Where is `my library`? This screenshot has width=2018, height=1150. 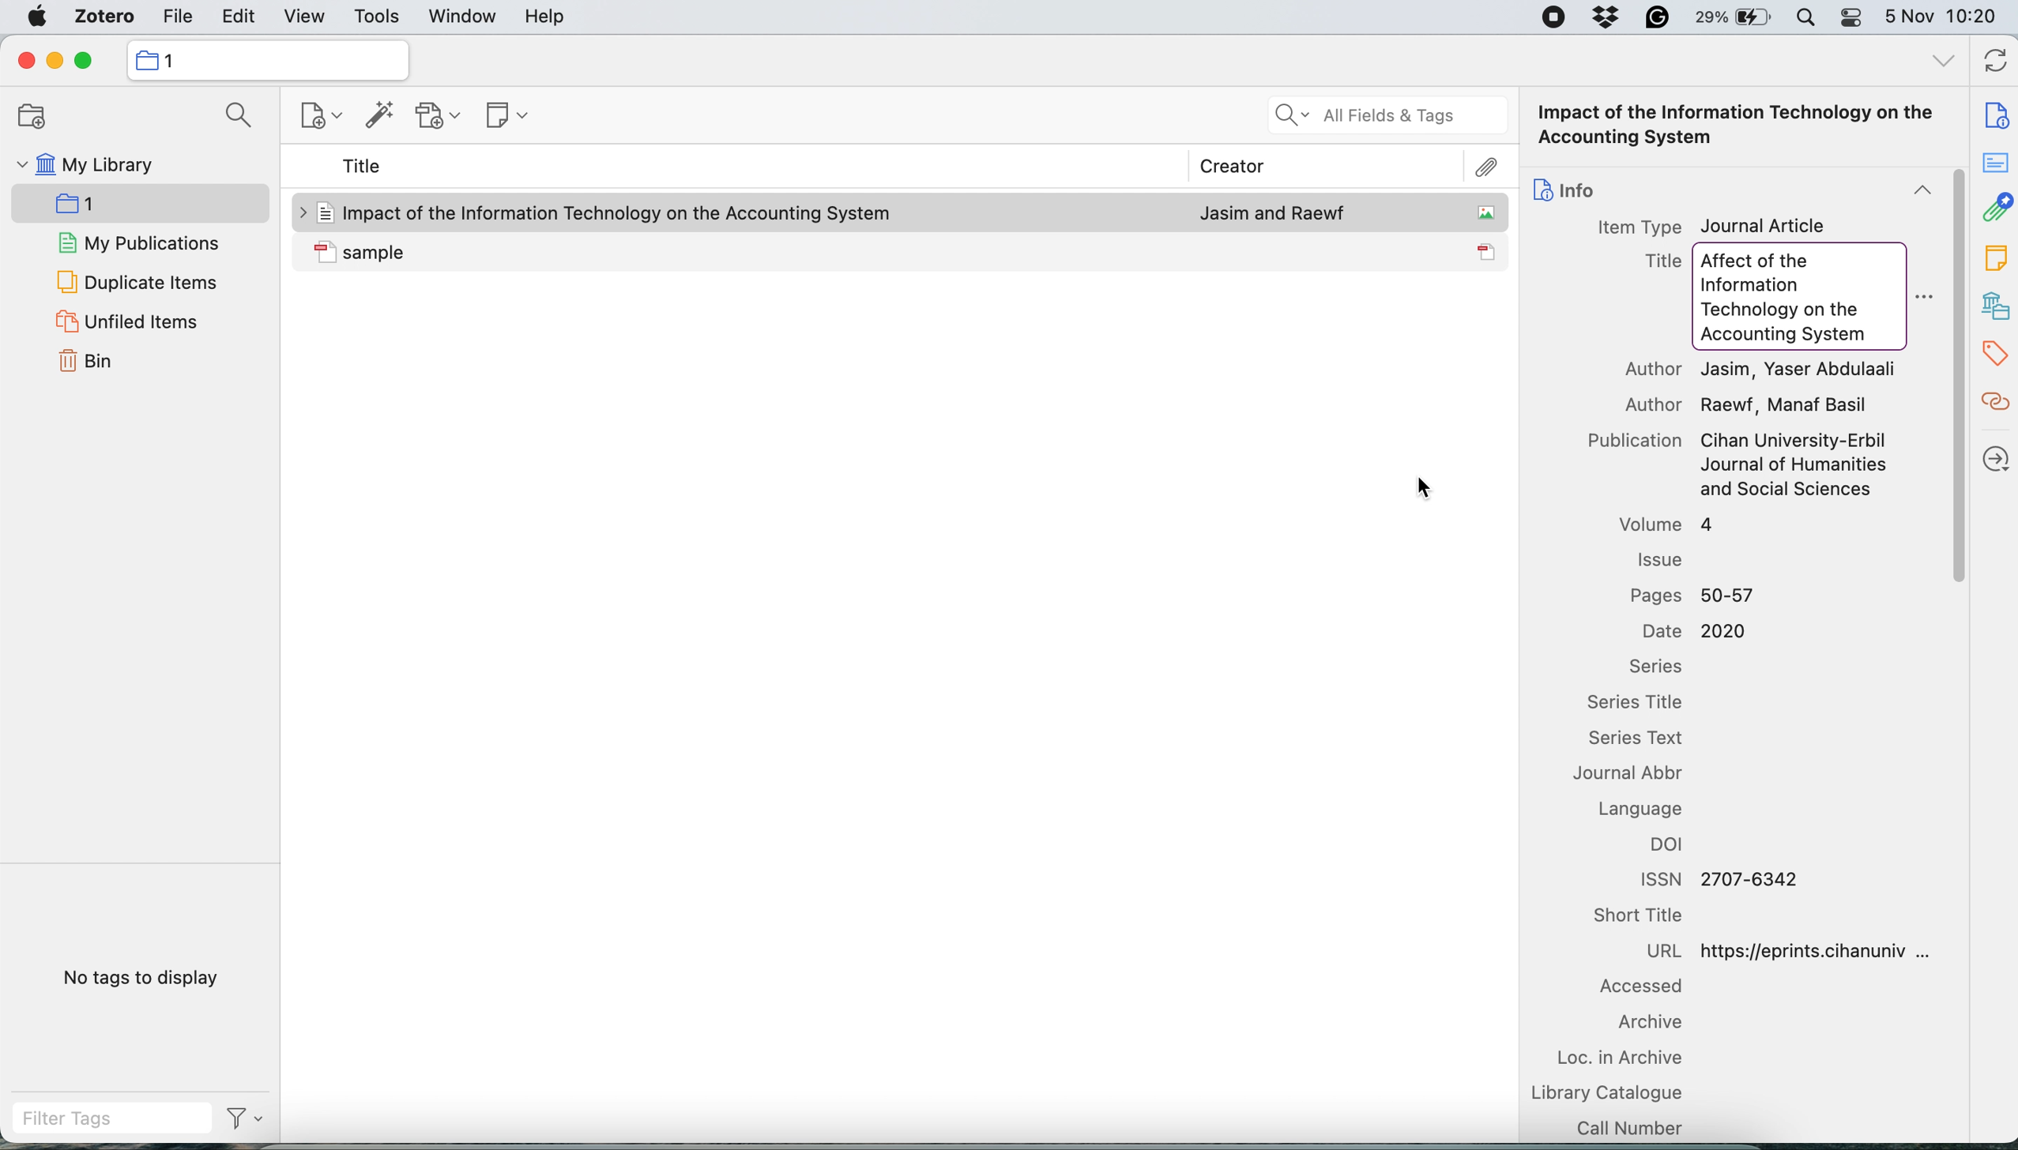
my library is located at coordinates (88, 163).